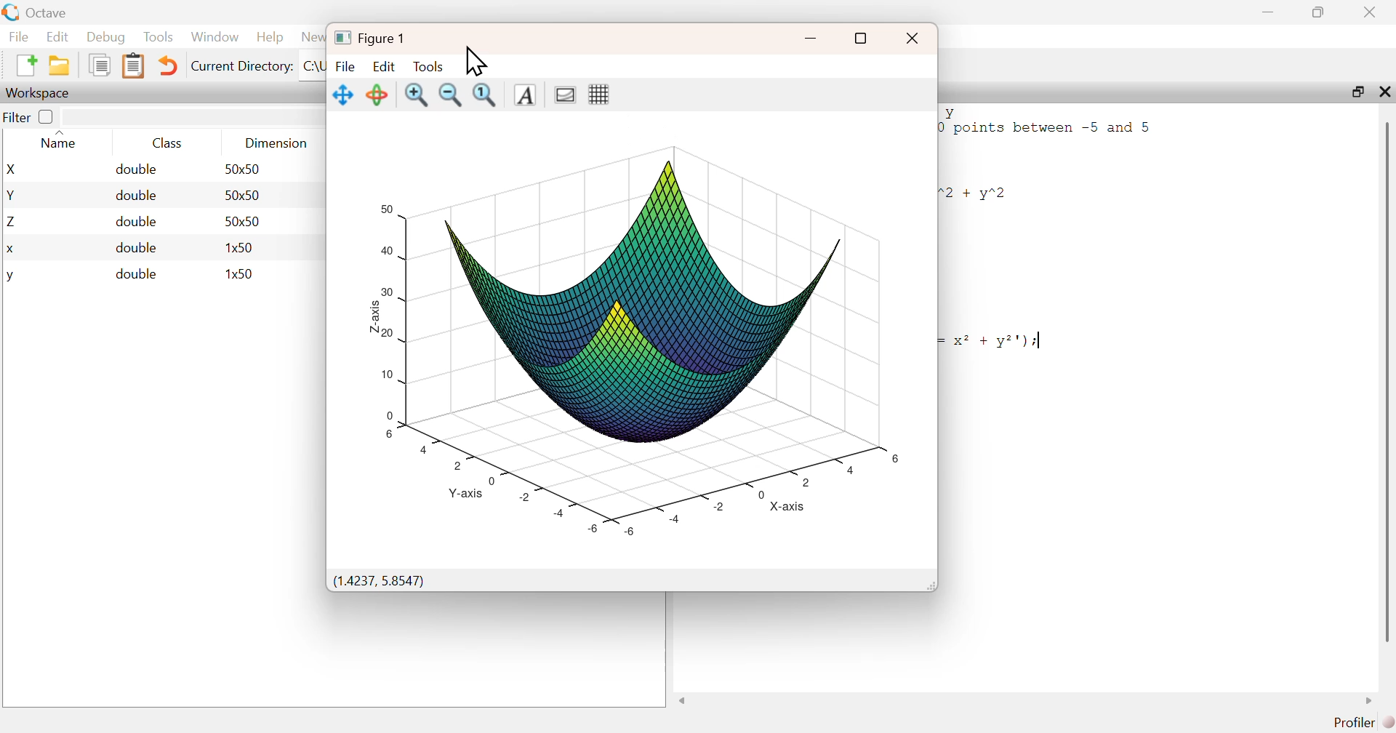 The image size is (1396, 733). What do you see at coordinates (19, 36) in the screenshot?
I see `File` at bounding box center [19, 36].